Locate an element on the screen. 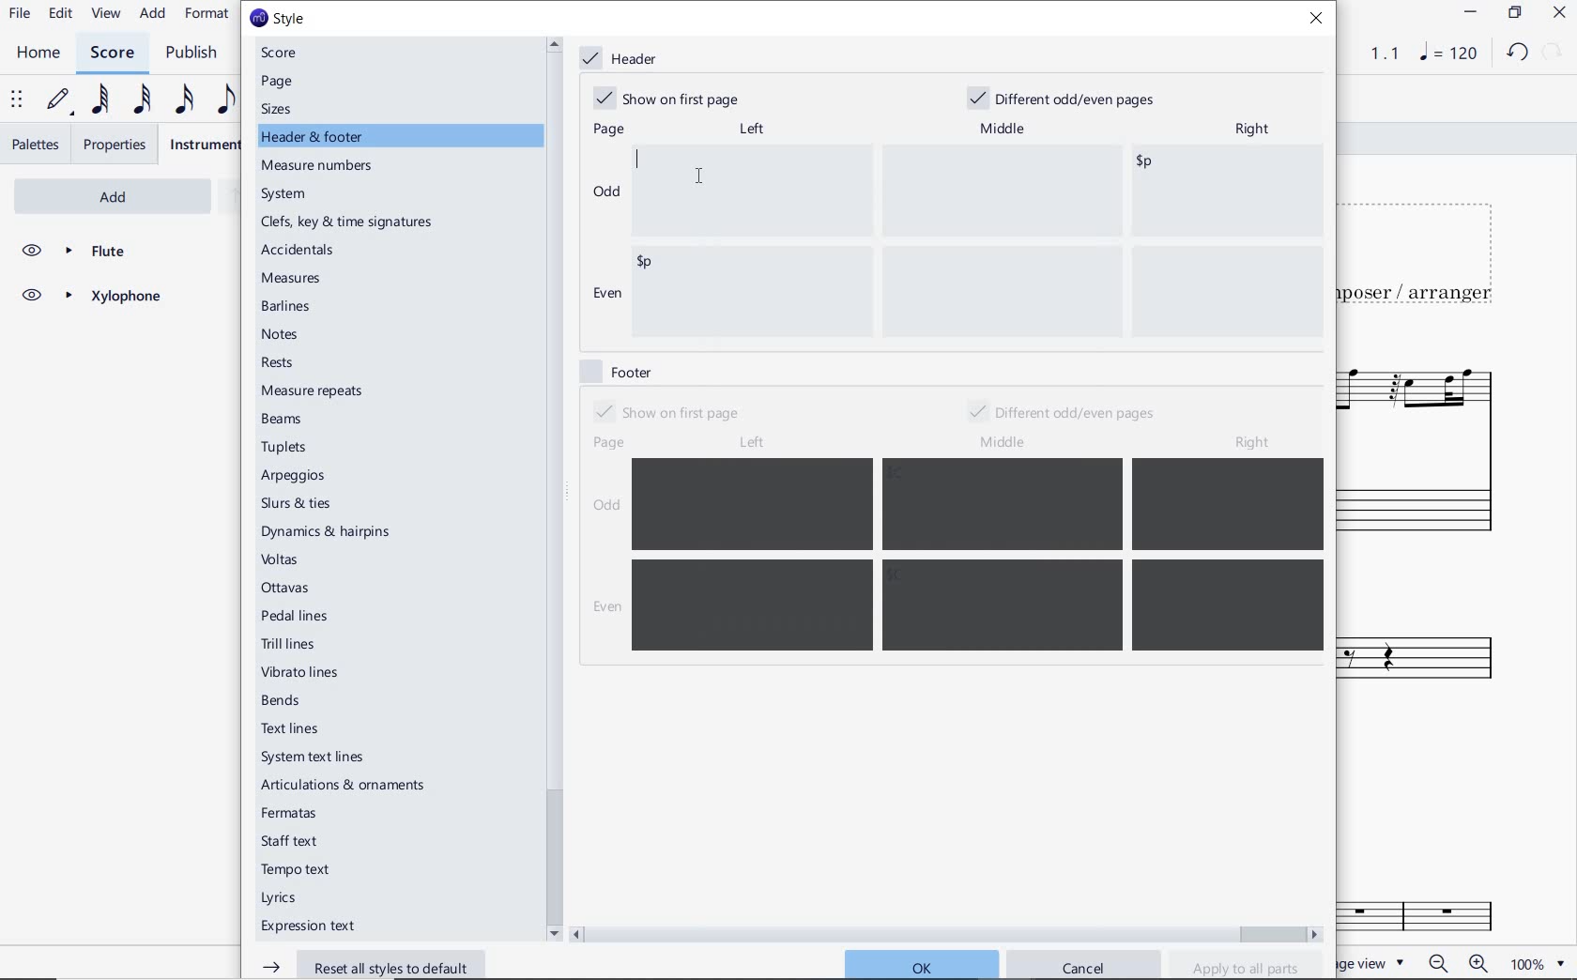  FORMAT is located at coordinates (207, 15).